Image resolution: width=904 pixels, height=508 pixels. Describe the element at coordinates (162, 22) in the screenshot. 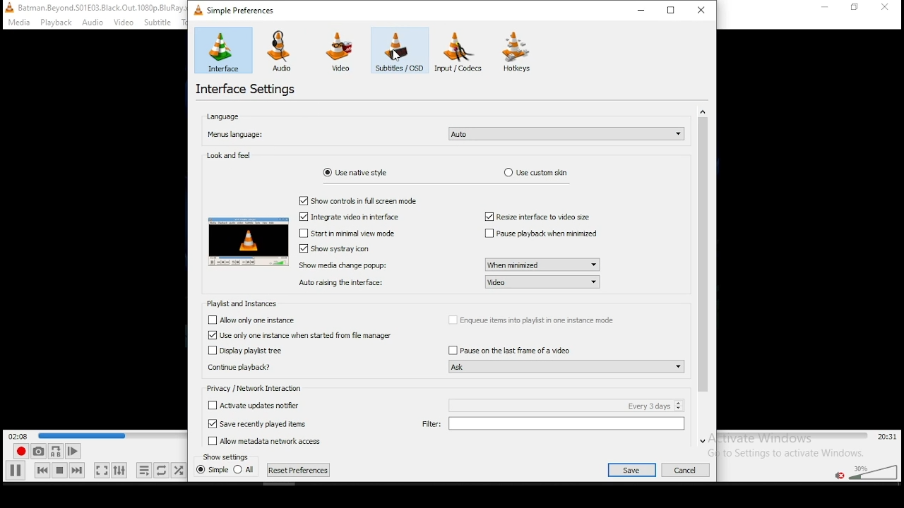

I see `` at that location.